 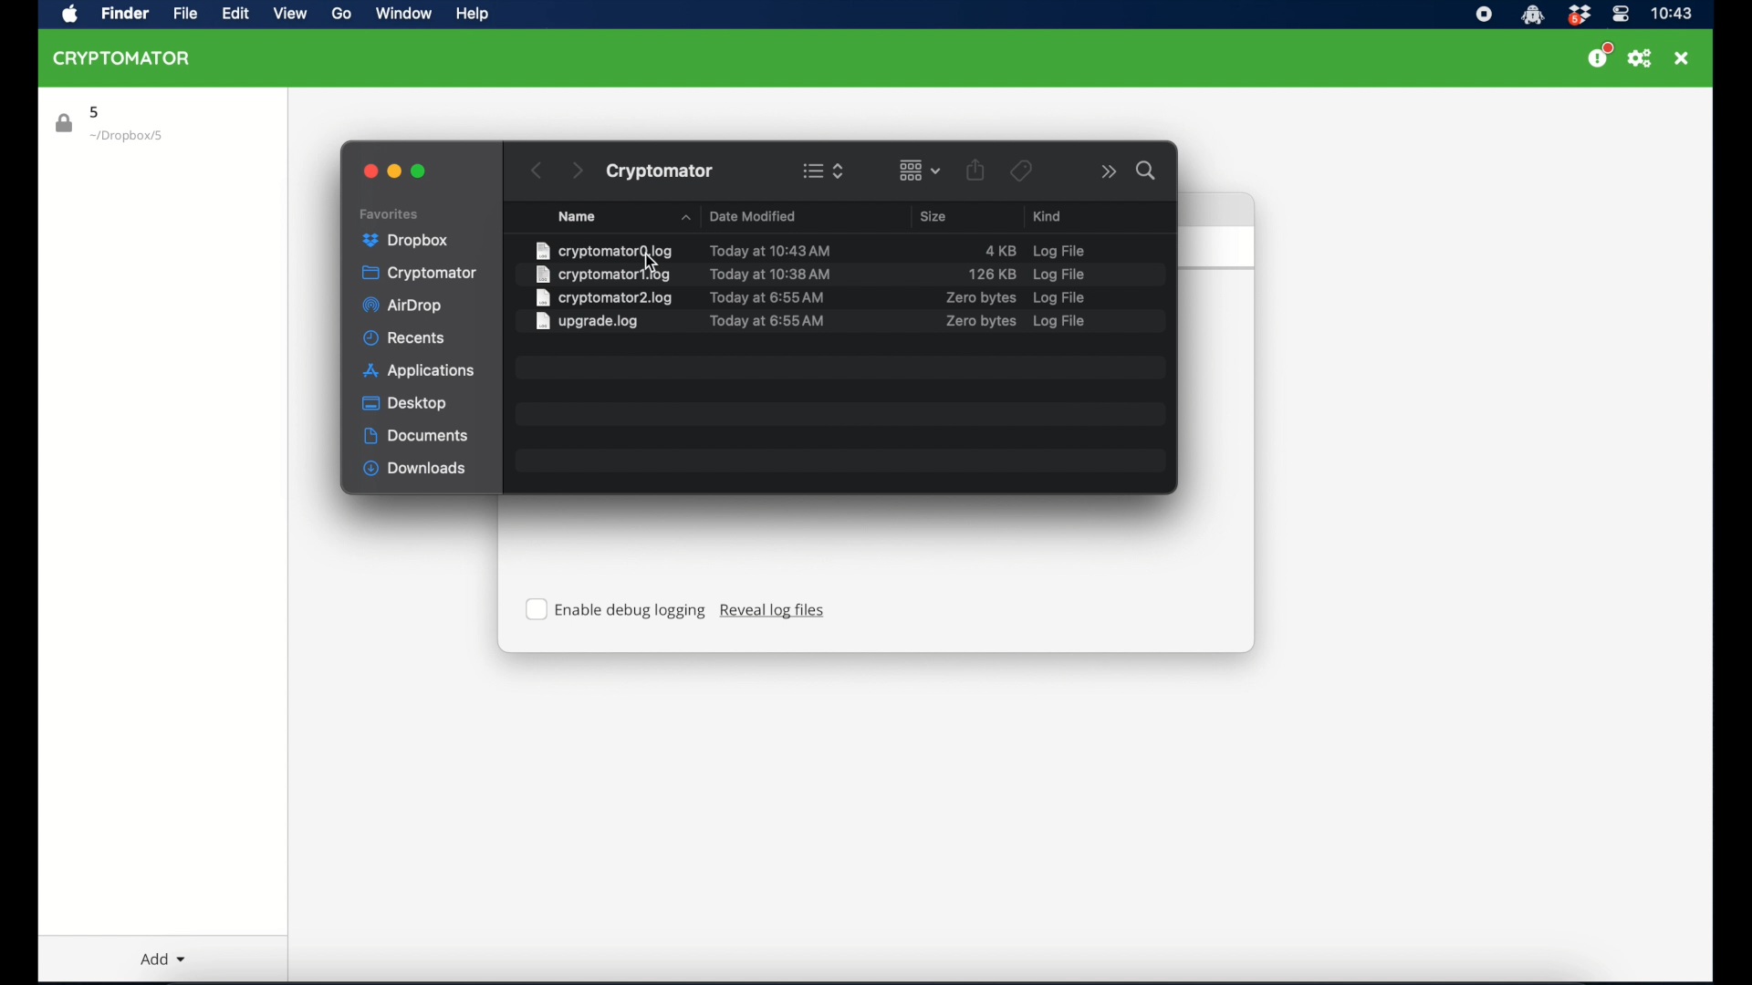 What do you see at coordinates (980, 297) in the screenshot?
I see `size` at bounding box center [980, 297].